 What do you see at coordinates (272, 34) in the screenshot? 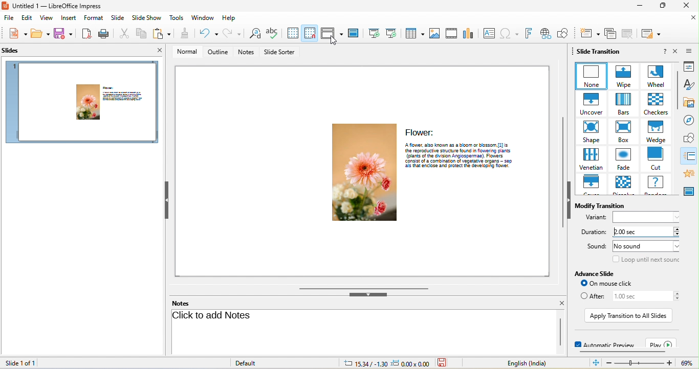
I see `spelling` at bounding box center [272, 34].